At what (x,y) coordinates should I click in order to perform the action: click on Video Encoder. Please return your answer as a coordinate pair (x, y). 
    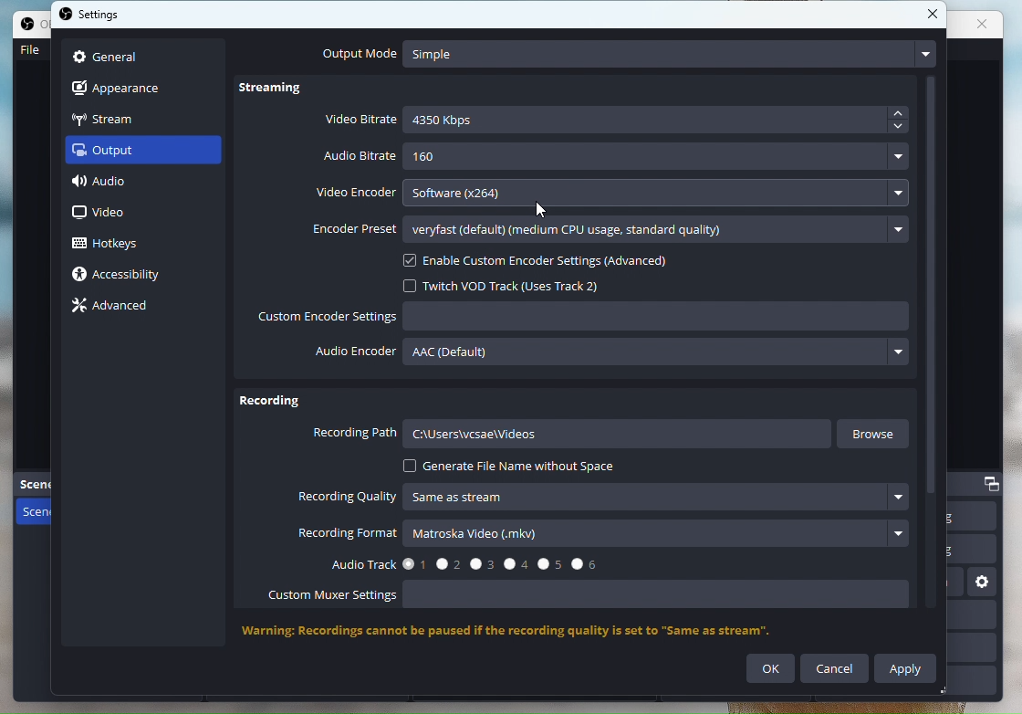
    Looking at the image, I should click on (618, 195).